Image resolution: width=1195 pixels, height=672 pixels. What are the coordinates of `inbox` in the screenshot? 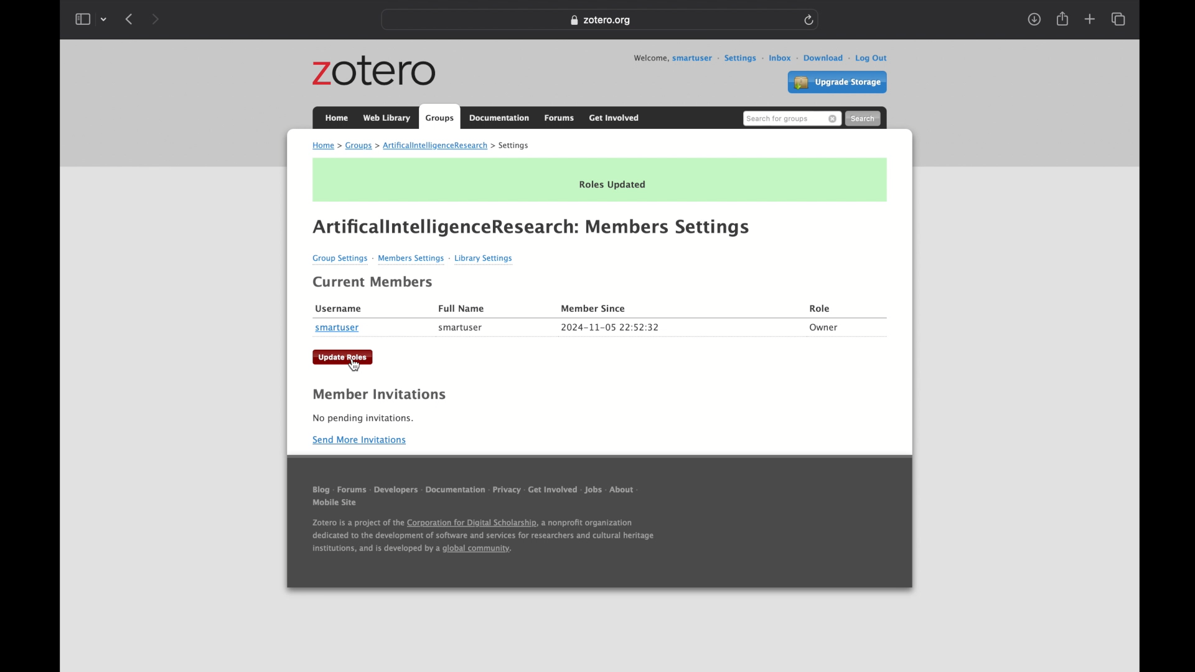 It's located at (775, 57).